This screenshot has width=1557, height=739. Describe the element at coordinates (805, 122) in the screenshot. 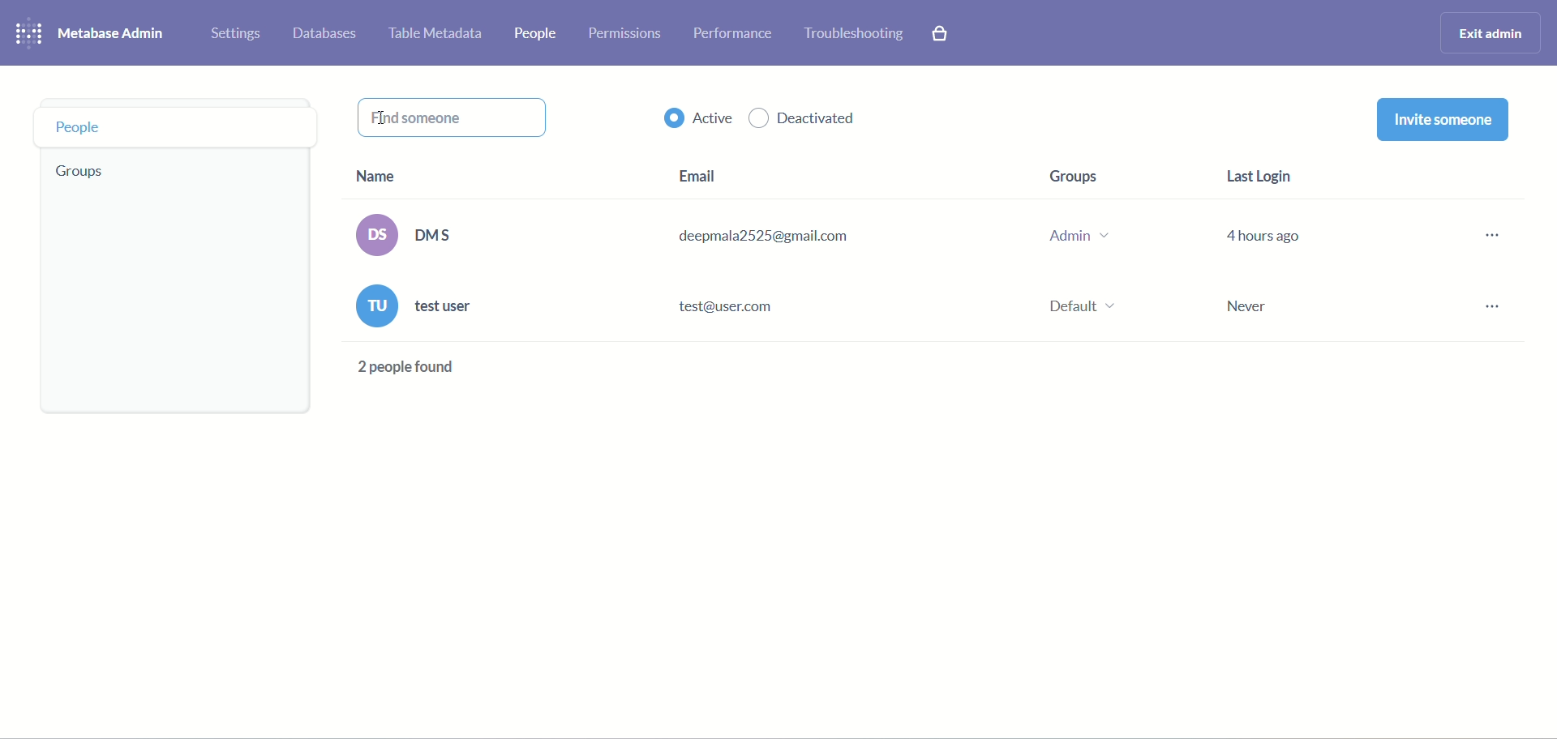

I see `deactivated` at that location.